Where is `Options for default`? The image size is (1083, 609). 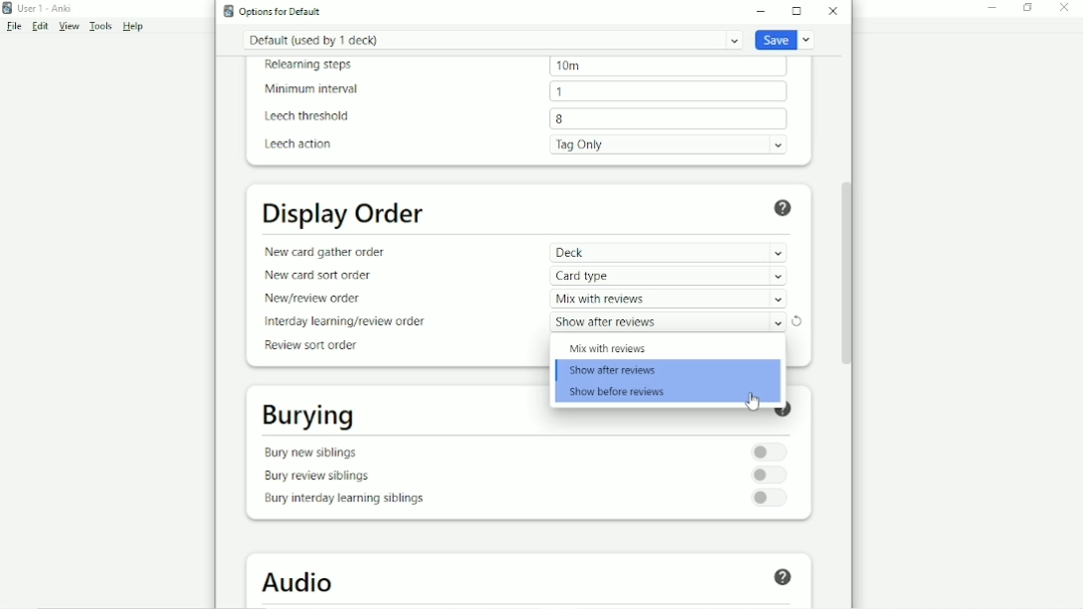
Options for default is located at coordinates (280, 11).